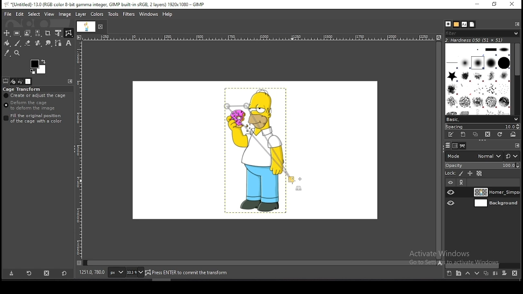  What do you see at coordinates (11, 274) in the screenshot?
I see `save tool preset` at bounding box center [11, 274].